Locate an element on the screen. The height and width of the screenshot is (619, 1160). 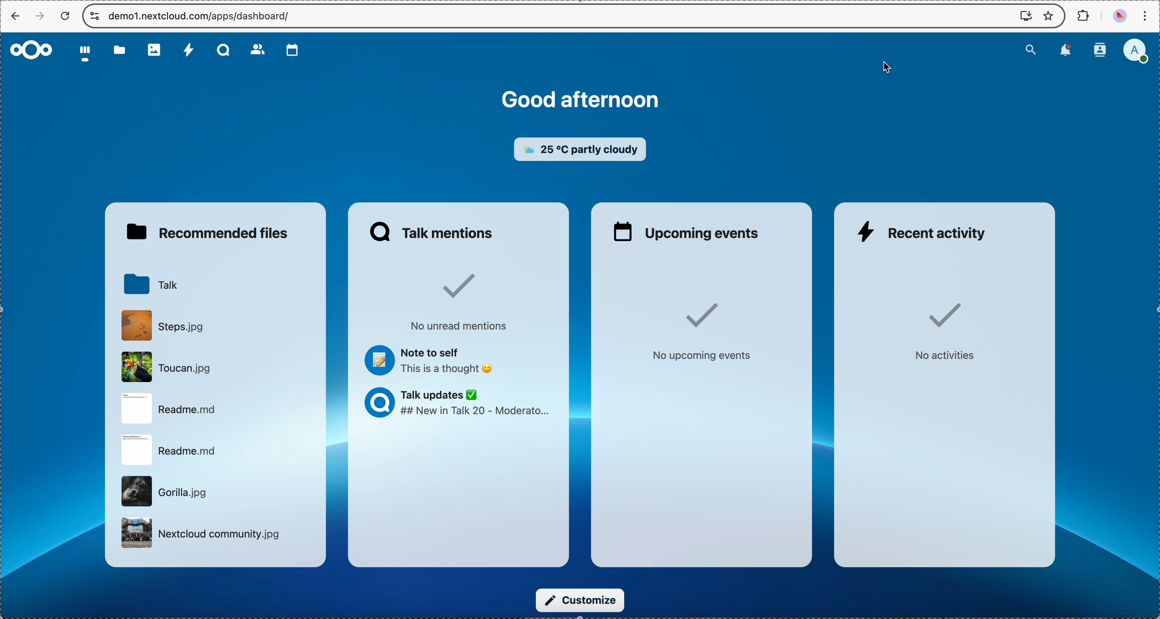
file is located at coordinates (169, 449).